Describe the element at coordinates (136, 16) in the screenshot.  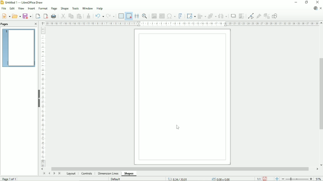
I see `Helplines while moving` at that location.